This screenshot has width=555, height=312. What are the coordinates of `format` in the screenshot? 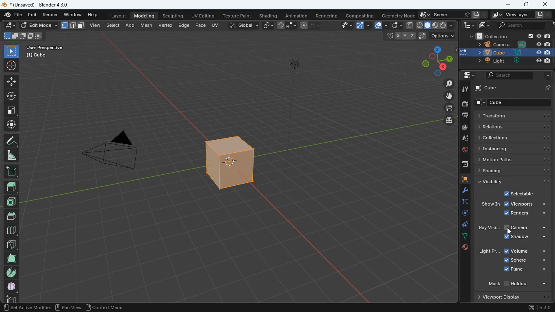 It's located at (75, 26).